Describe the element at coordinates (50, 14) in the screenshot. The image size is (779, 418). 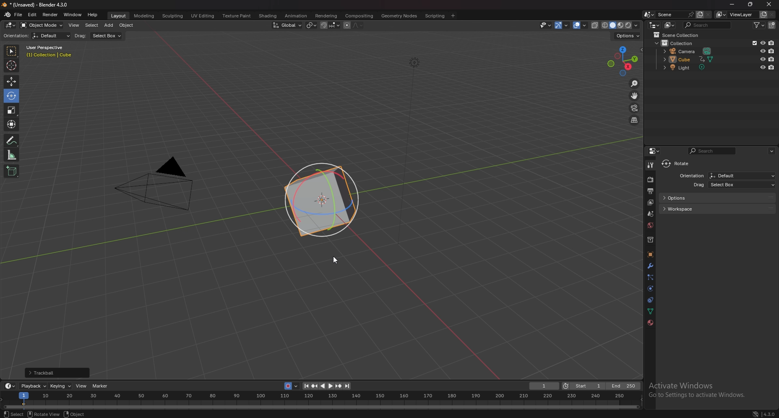
I see `render` at that location.